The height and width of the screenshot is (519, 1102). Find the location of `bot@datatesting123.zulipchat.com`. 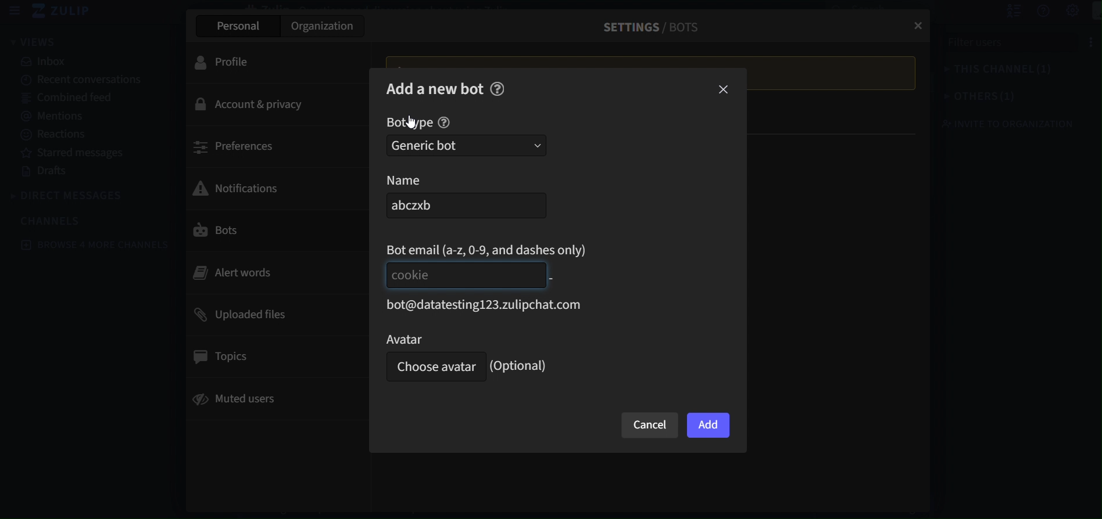

bot@datatesting123.zulipchat.com is located at coordinates (480, 305).